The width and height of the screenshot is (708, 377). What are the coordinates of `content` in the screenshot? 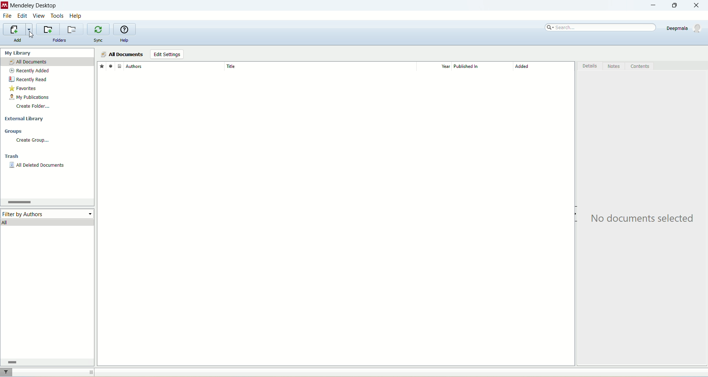 It's located at (640, 66).